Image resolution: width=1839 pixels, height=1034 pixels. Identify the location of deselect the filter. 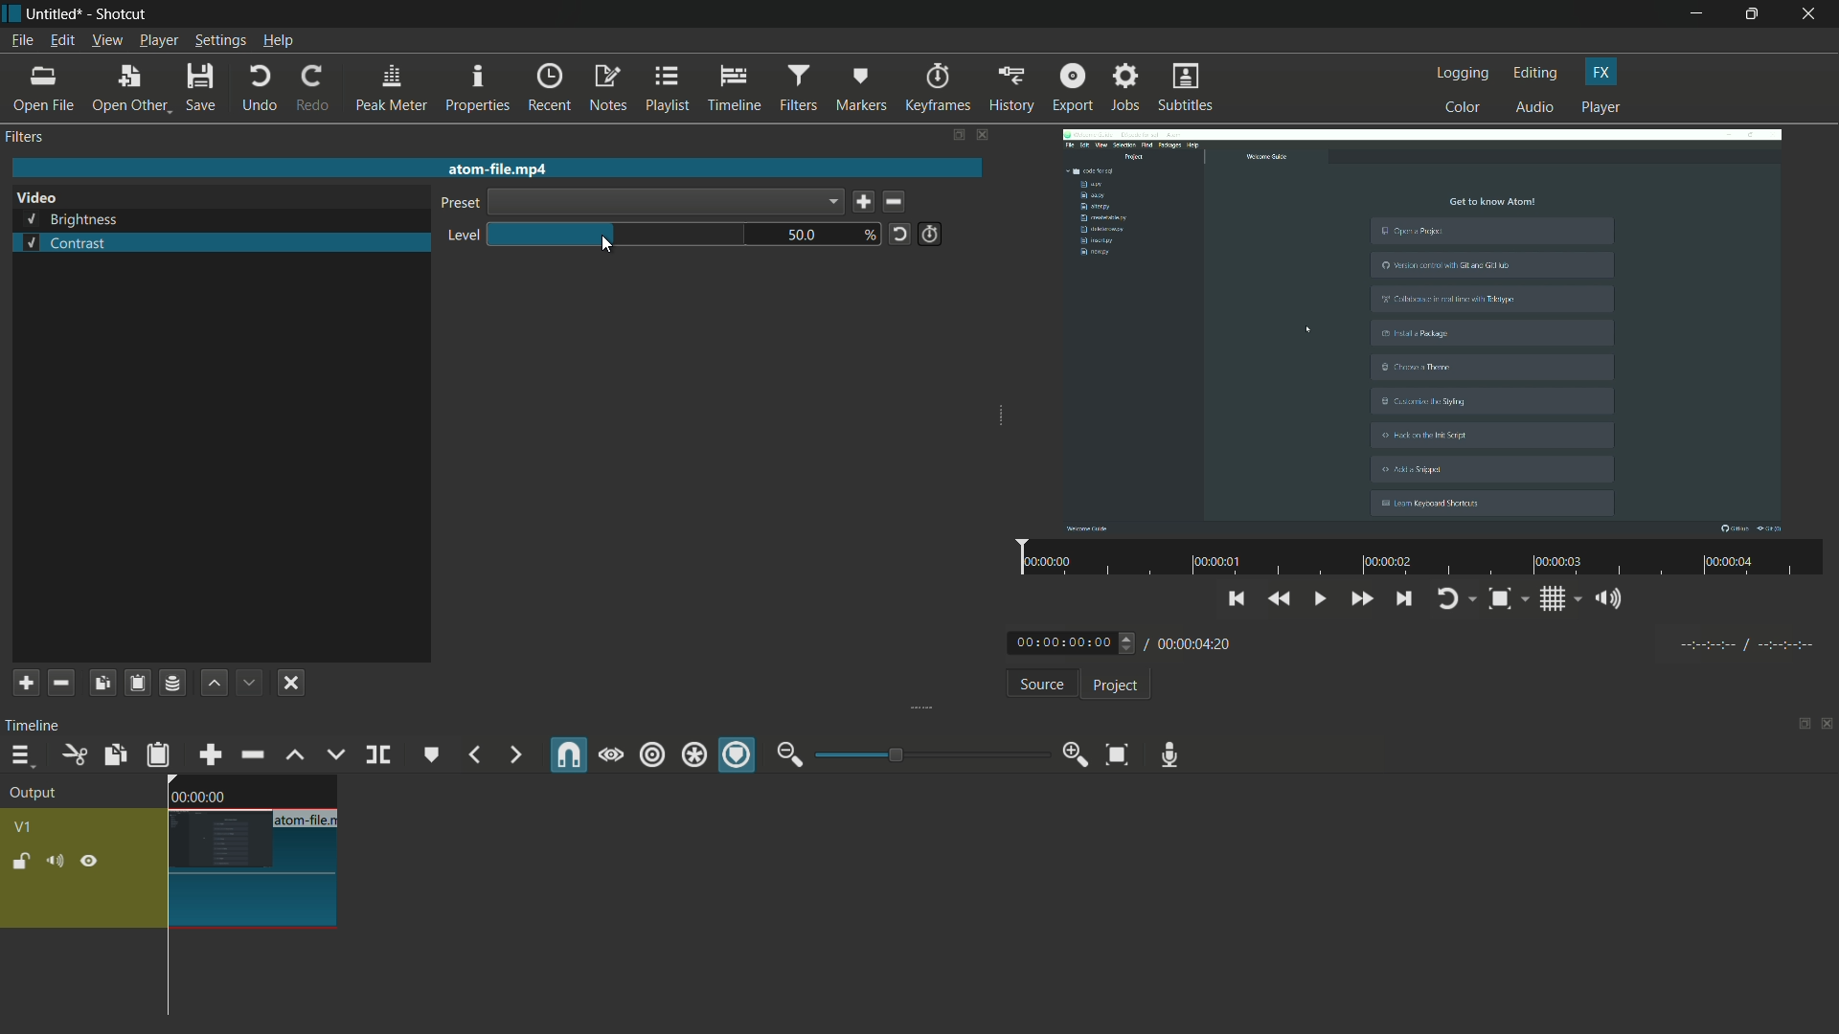
(291, 683).